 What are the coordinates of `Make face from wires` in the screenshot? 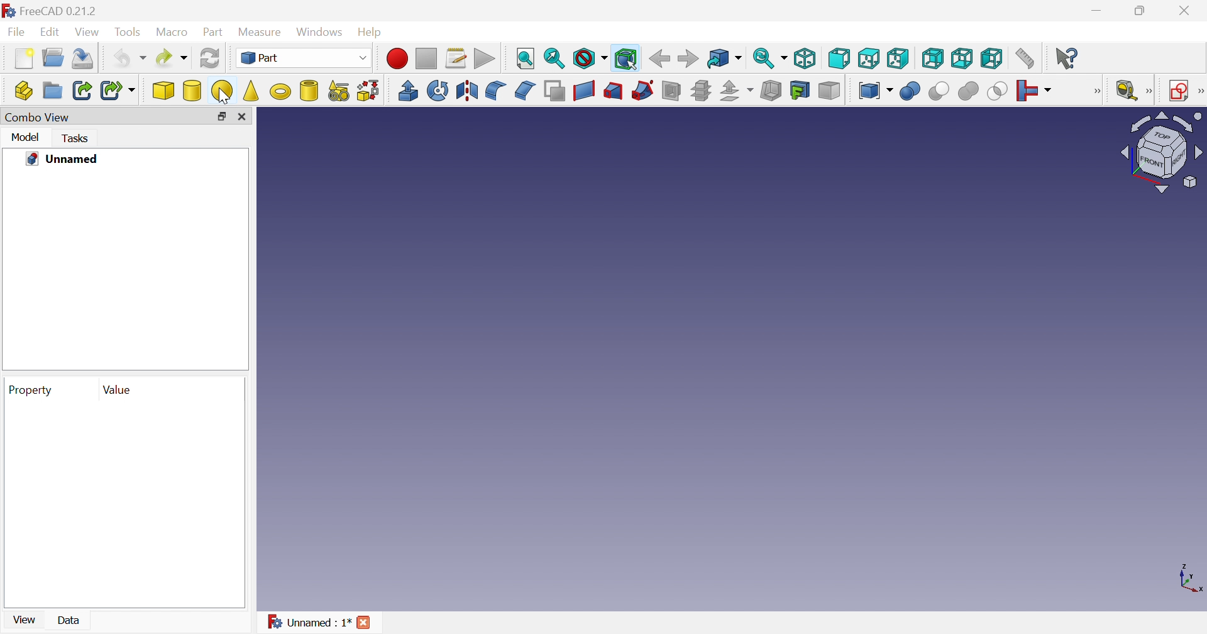 It's located at (555, 90).